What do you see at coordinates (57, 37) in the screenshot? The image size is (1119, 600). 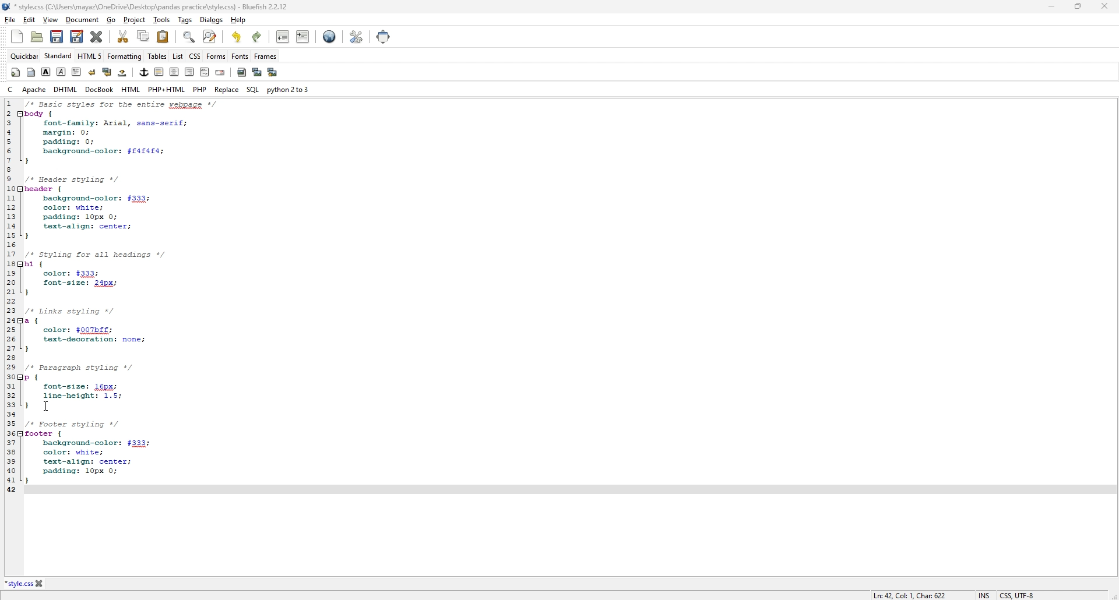 I see `save` at bounding box center [57, 37].